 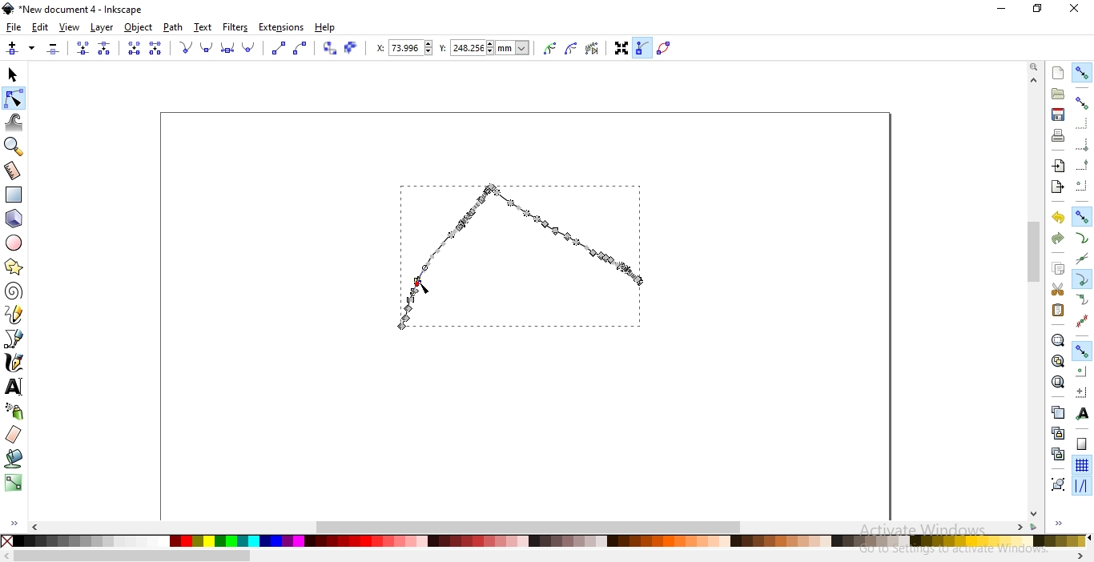 What do you see at coordinates (350, 48) in the screenshot?
I see `convert selected objects strokes to paths` at bounding box center [350, 48].